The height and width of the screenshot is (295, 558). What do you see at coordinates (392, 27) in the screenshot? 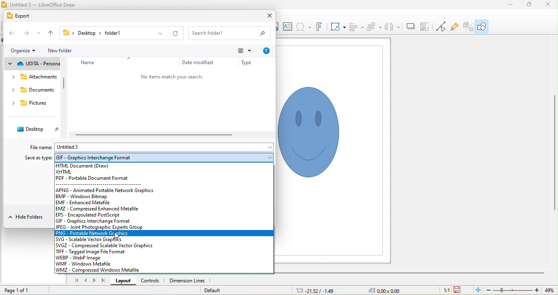
I see `select atleast three objects to attribute` at bounding box center [392, 27].